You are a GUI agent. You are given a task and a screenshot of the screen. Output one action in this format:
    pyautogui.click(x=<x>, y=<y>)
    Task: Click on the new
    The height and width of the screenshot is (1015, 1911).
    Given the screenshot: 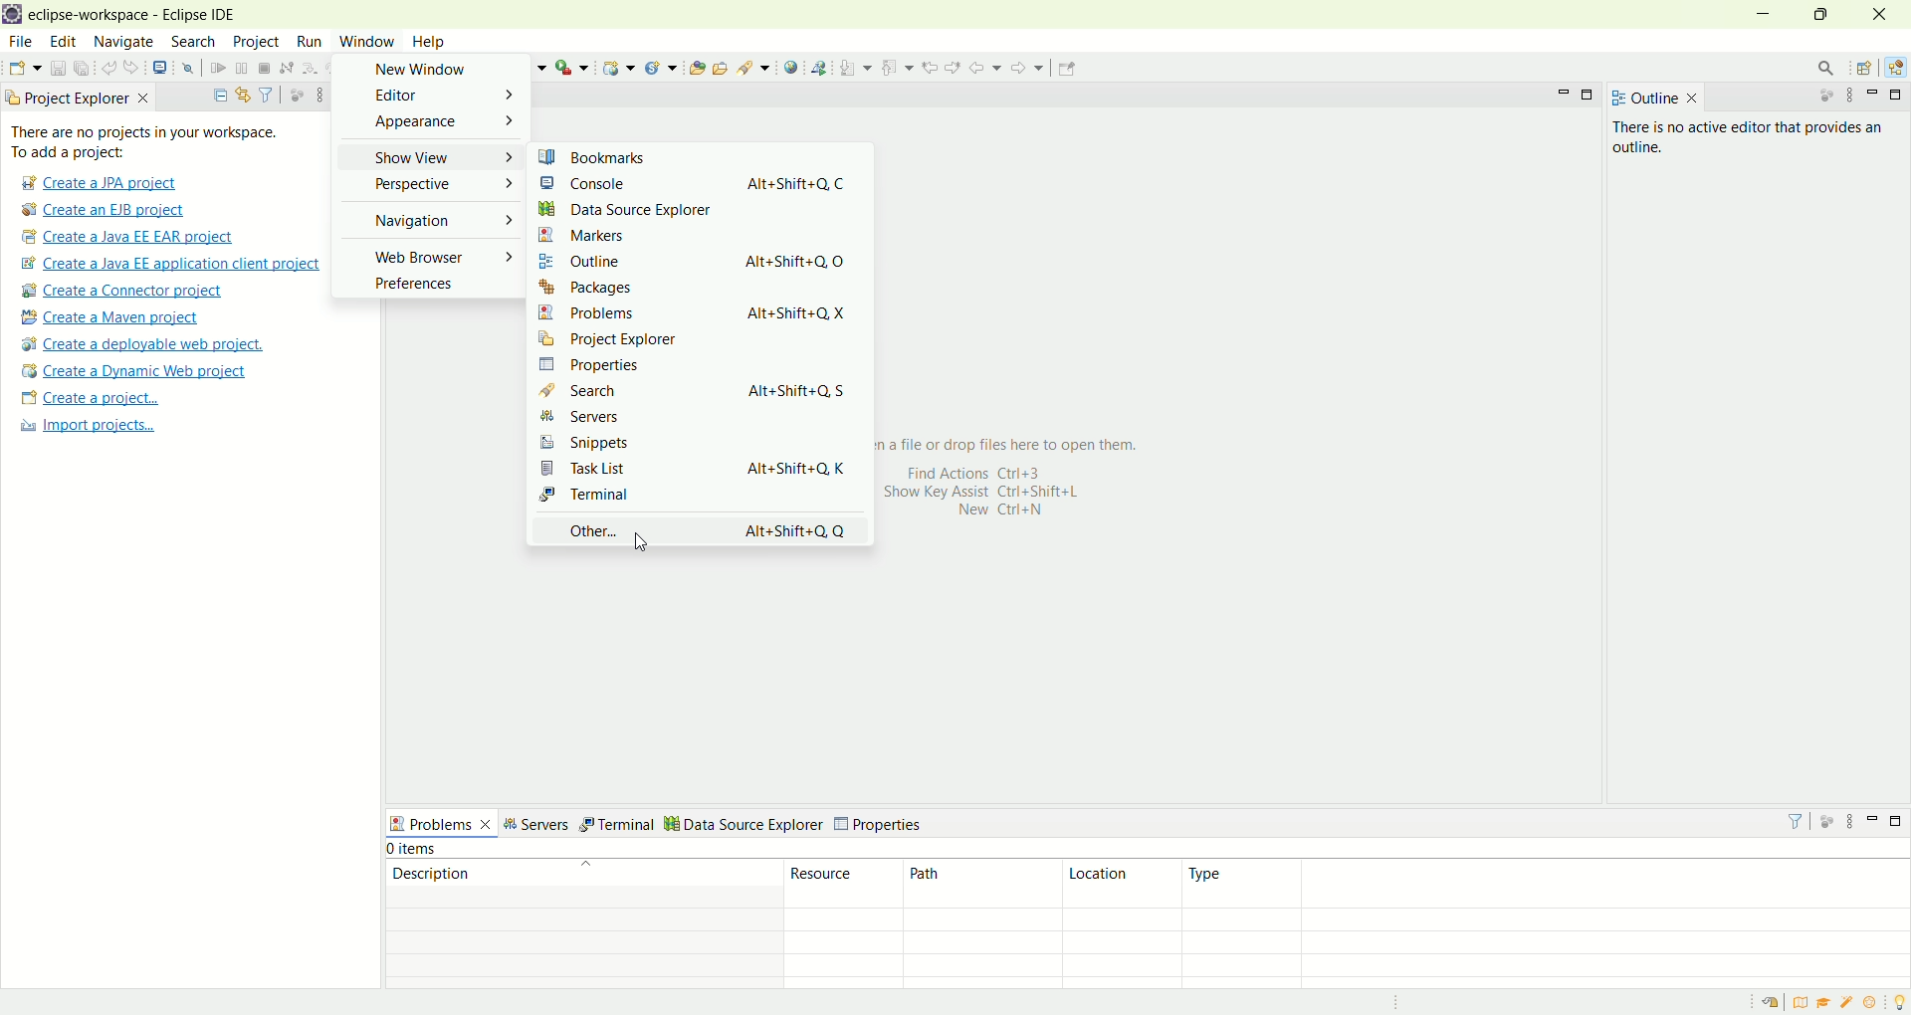 What is the action you would take?
    pyautogui.click(x=23, y=69)
    